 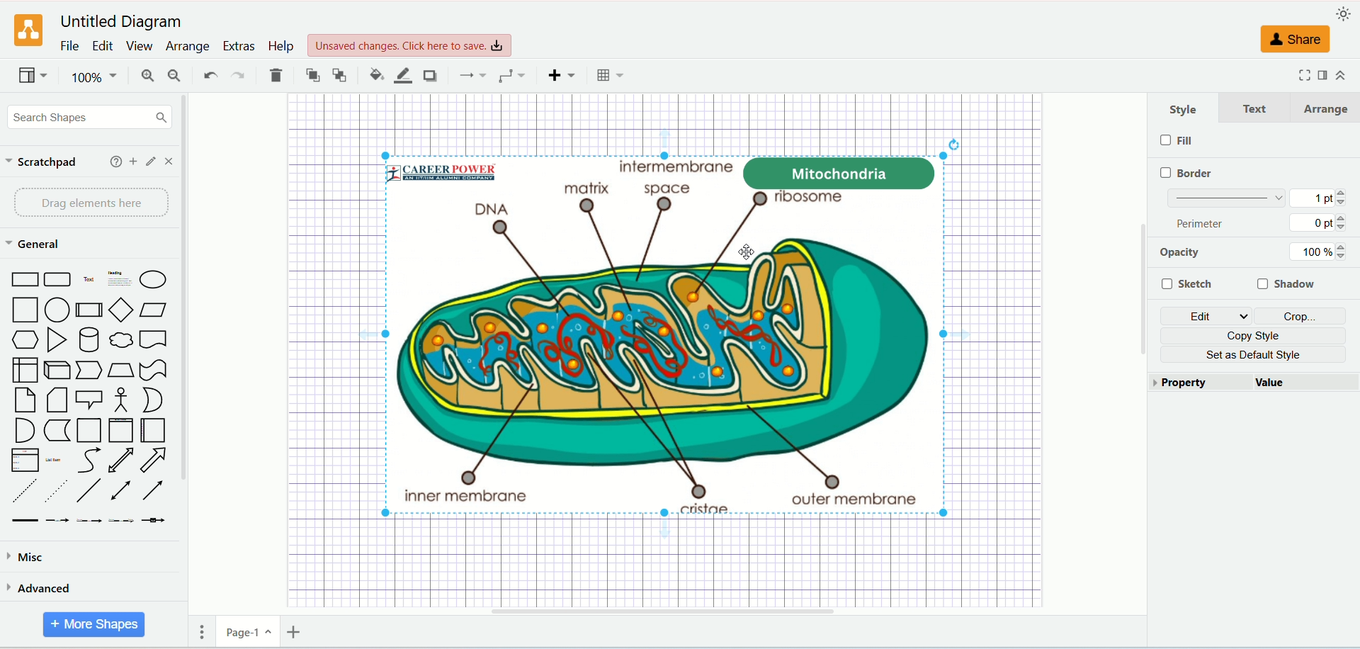 What do you see at coordinates (43, 164) in the screenshot?
I see `scratchpad` at bounding box center [43, 164].